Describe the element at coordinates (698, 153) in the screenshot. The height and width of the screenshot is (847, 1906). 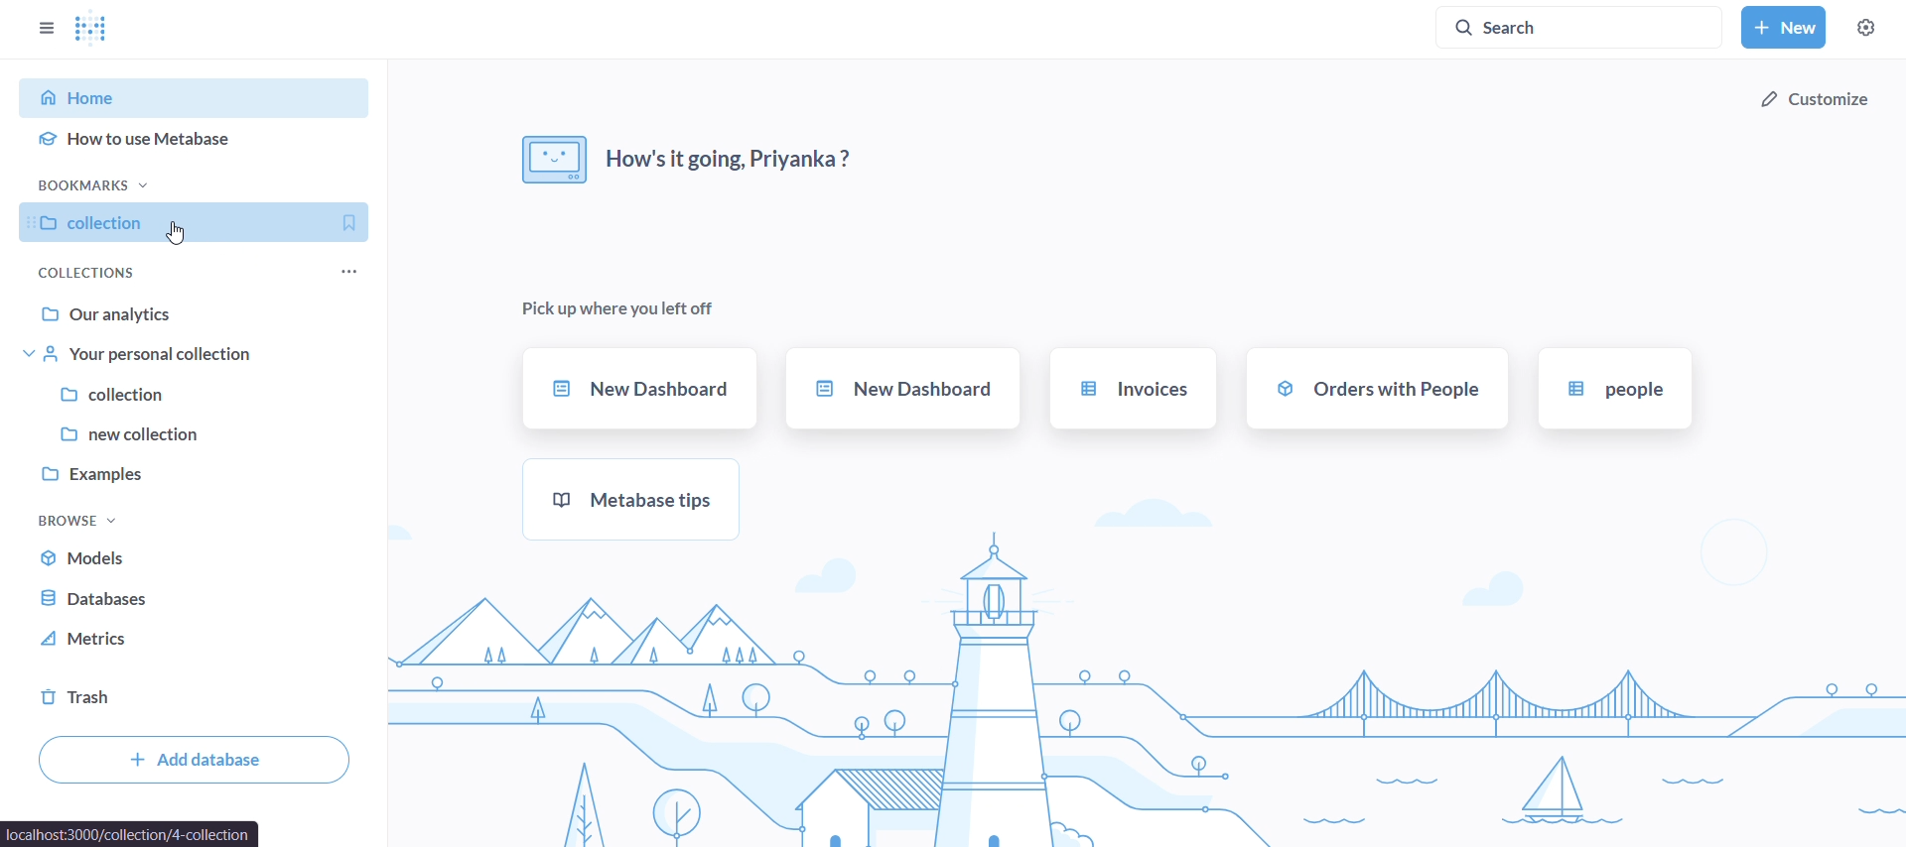
I see `how's it going, Priyanka?` at that location.